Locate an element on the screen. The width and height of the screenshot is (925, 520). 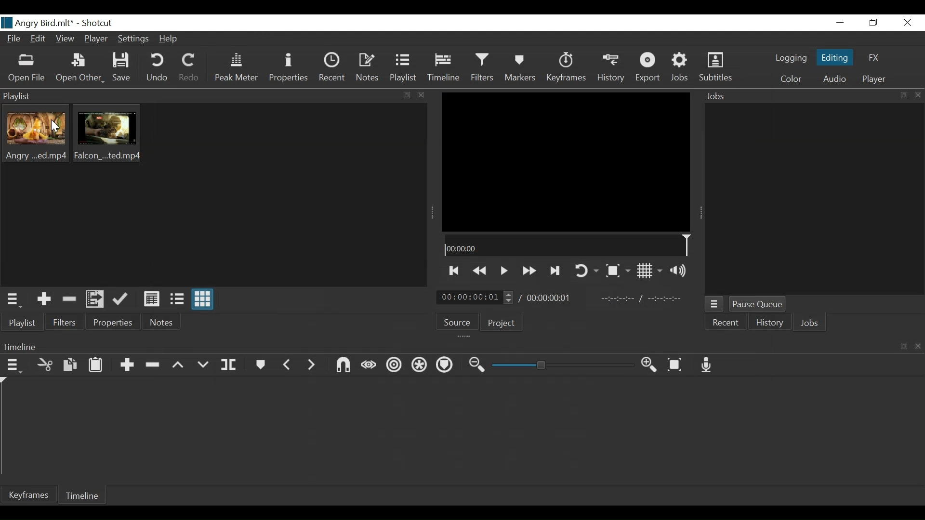
Jobs is located at coordinates (812, 97).